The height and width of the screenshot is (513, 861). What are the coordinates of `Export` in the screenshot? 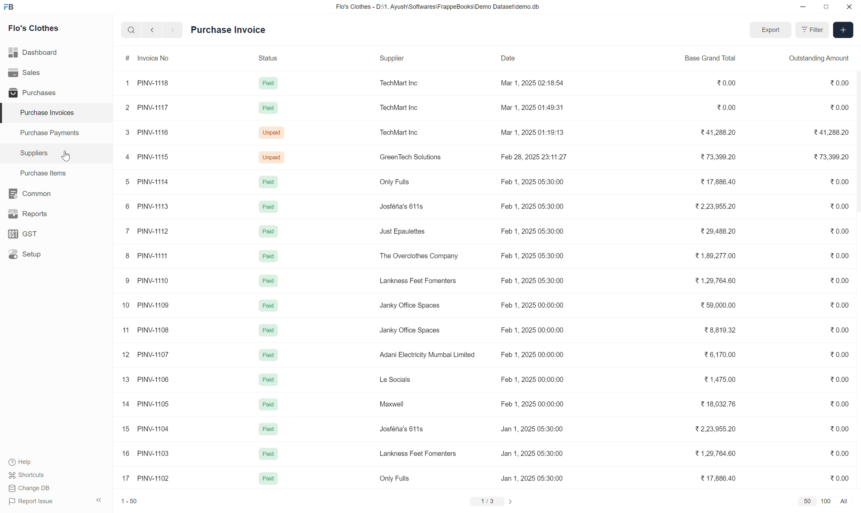 It's located at (767, 30).